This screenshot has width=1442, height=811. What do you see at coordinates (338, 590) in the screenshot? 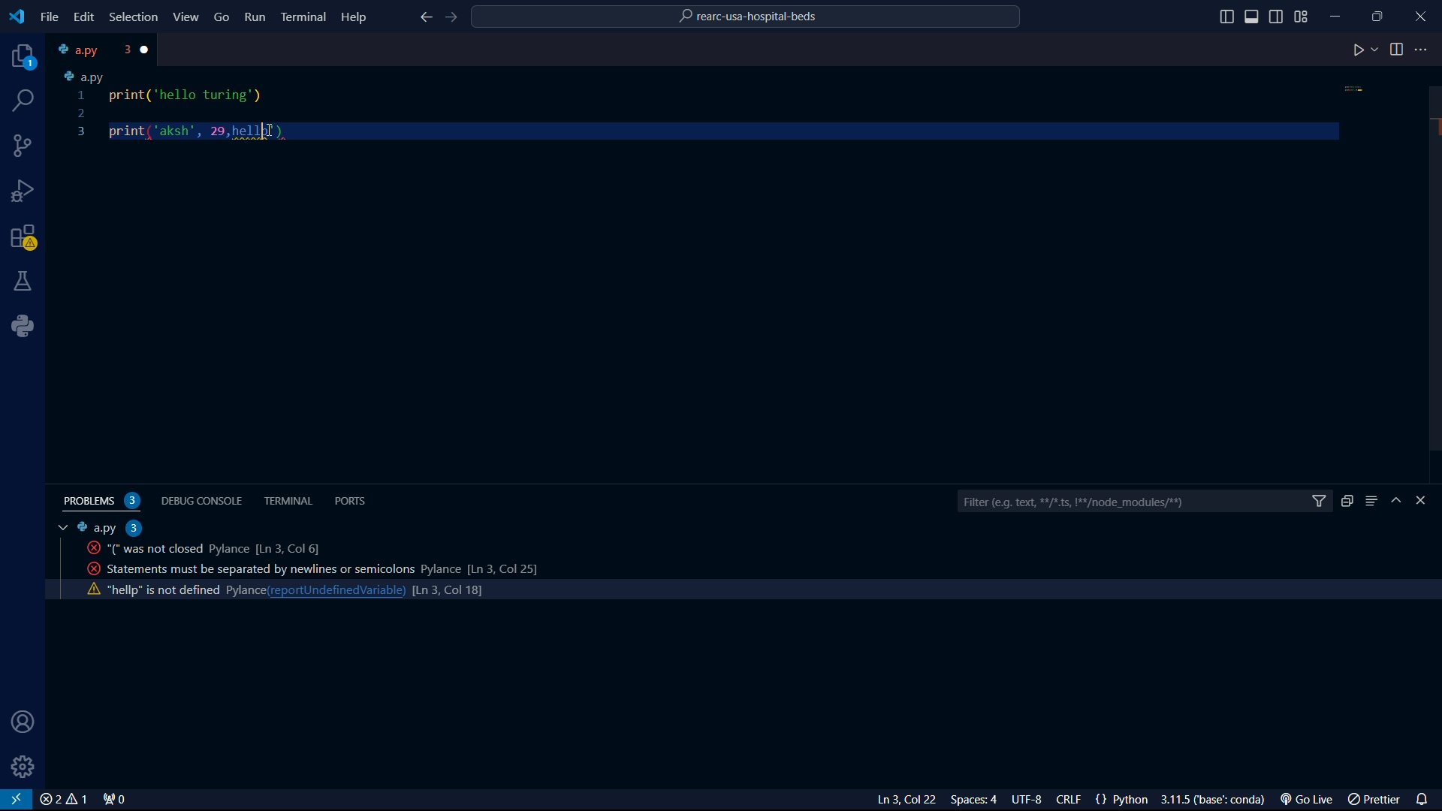
I see `reportundefinedvariable` at bounding box center [338, 590].